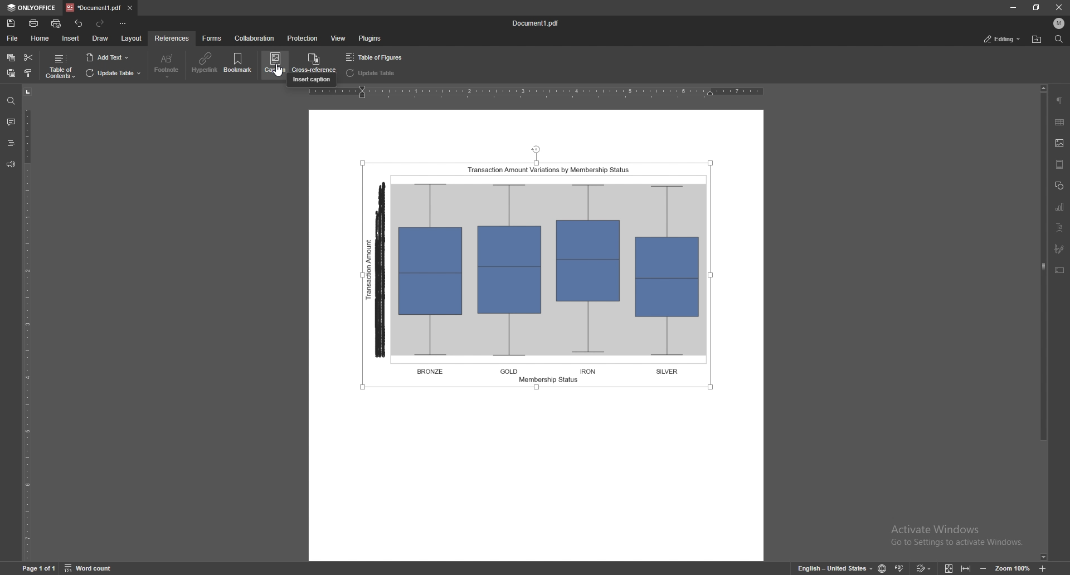 Image resolution: width=1070 pixels, height=575 pixels. I want to click on minimize, so click(1013, 8).